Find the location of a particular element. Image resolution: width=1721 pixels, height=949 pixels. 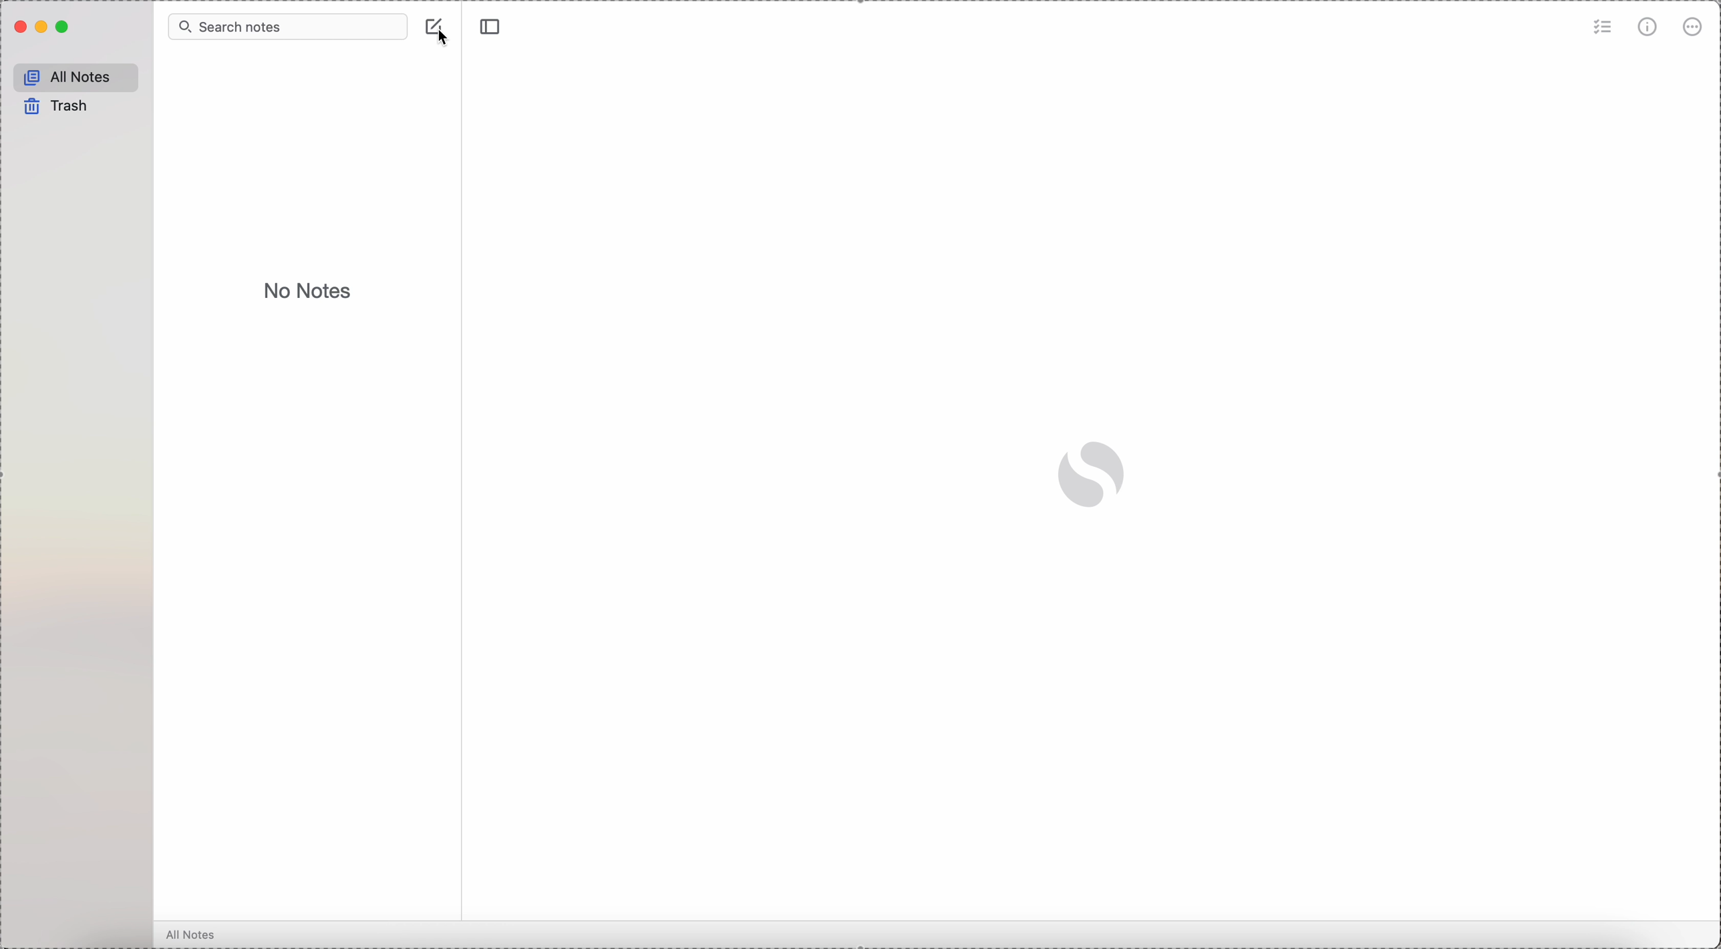

trash is located at coordinates (60, 108).